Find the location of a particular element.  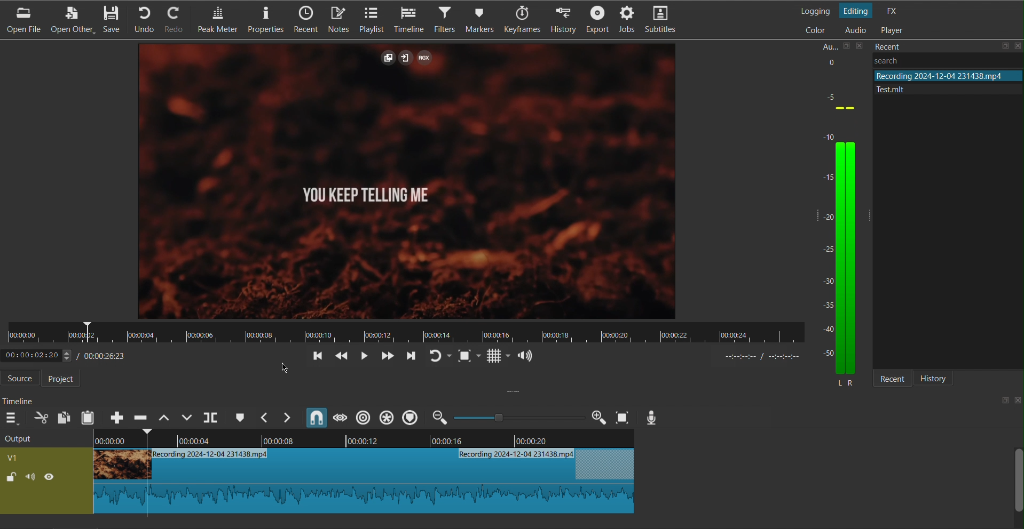

Ripple all tracks is located at coordinates (385, 417).